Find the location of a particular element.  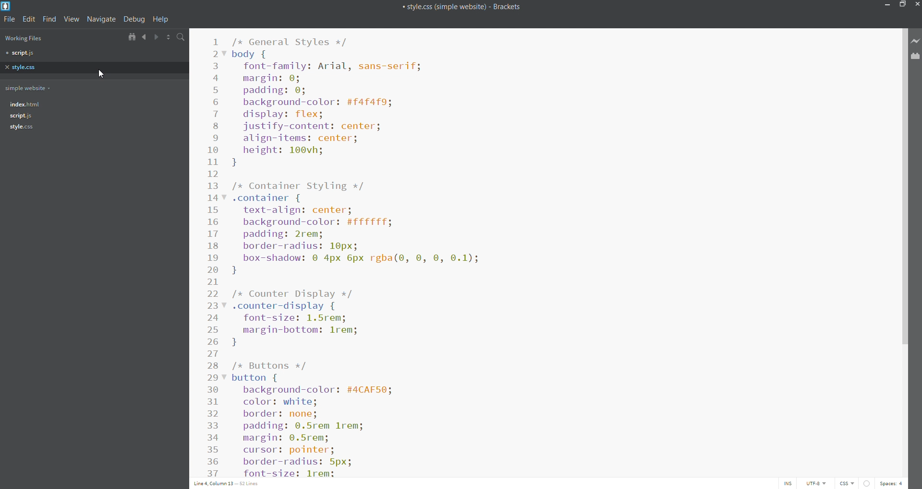

simple css styling is located at coordinates (562, 251).